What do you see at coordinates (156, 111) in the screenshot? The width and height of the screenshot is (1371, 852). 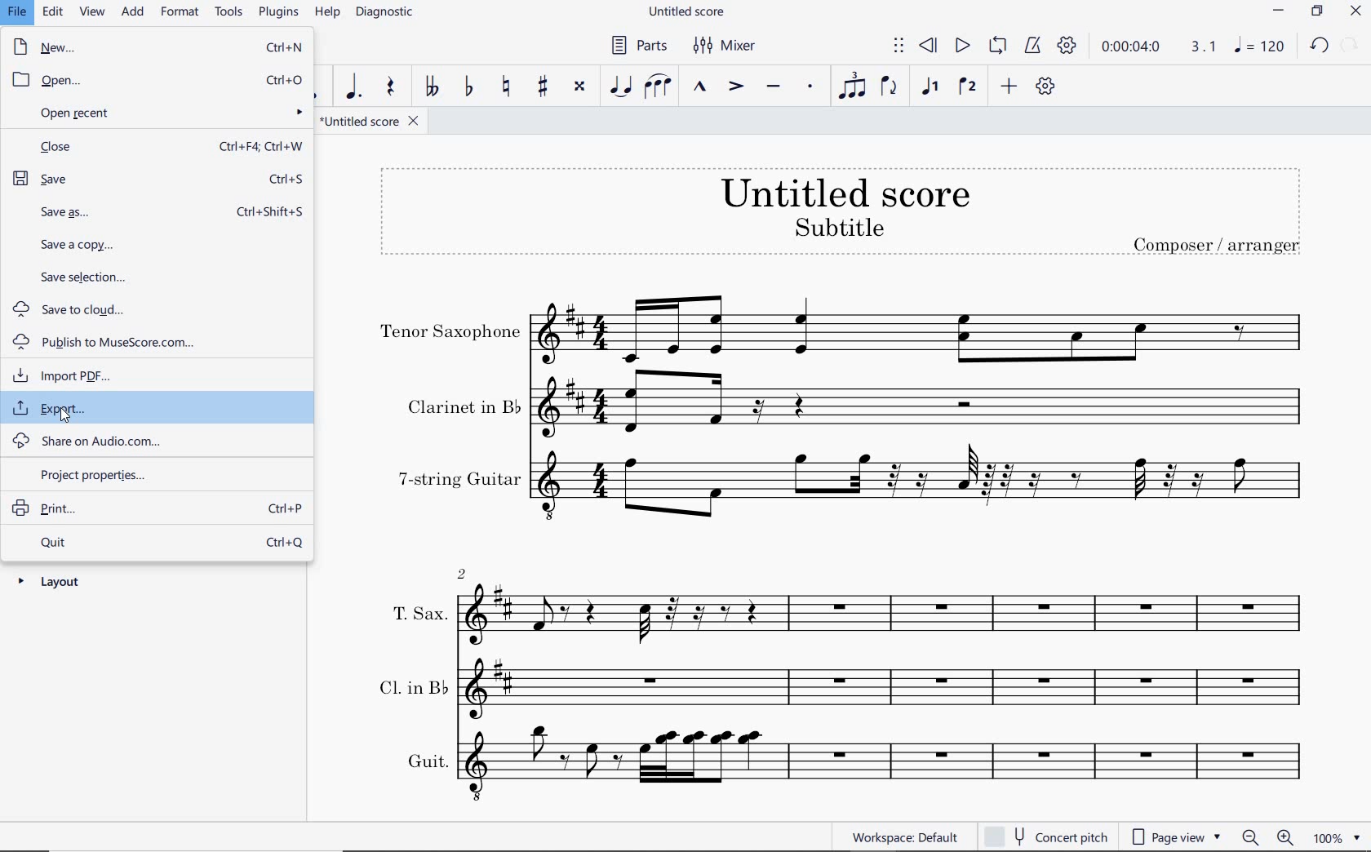 I see `open recent` at bounding box center [156, 111].